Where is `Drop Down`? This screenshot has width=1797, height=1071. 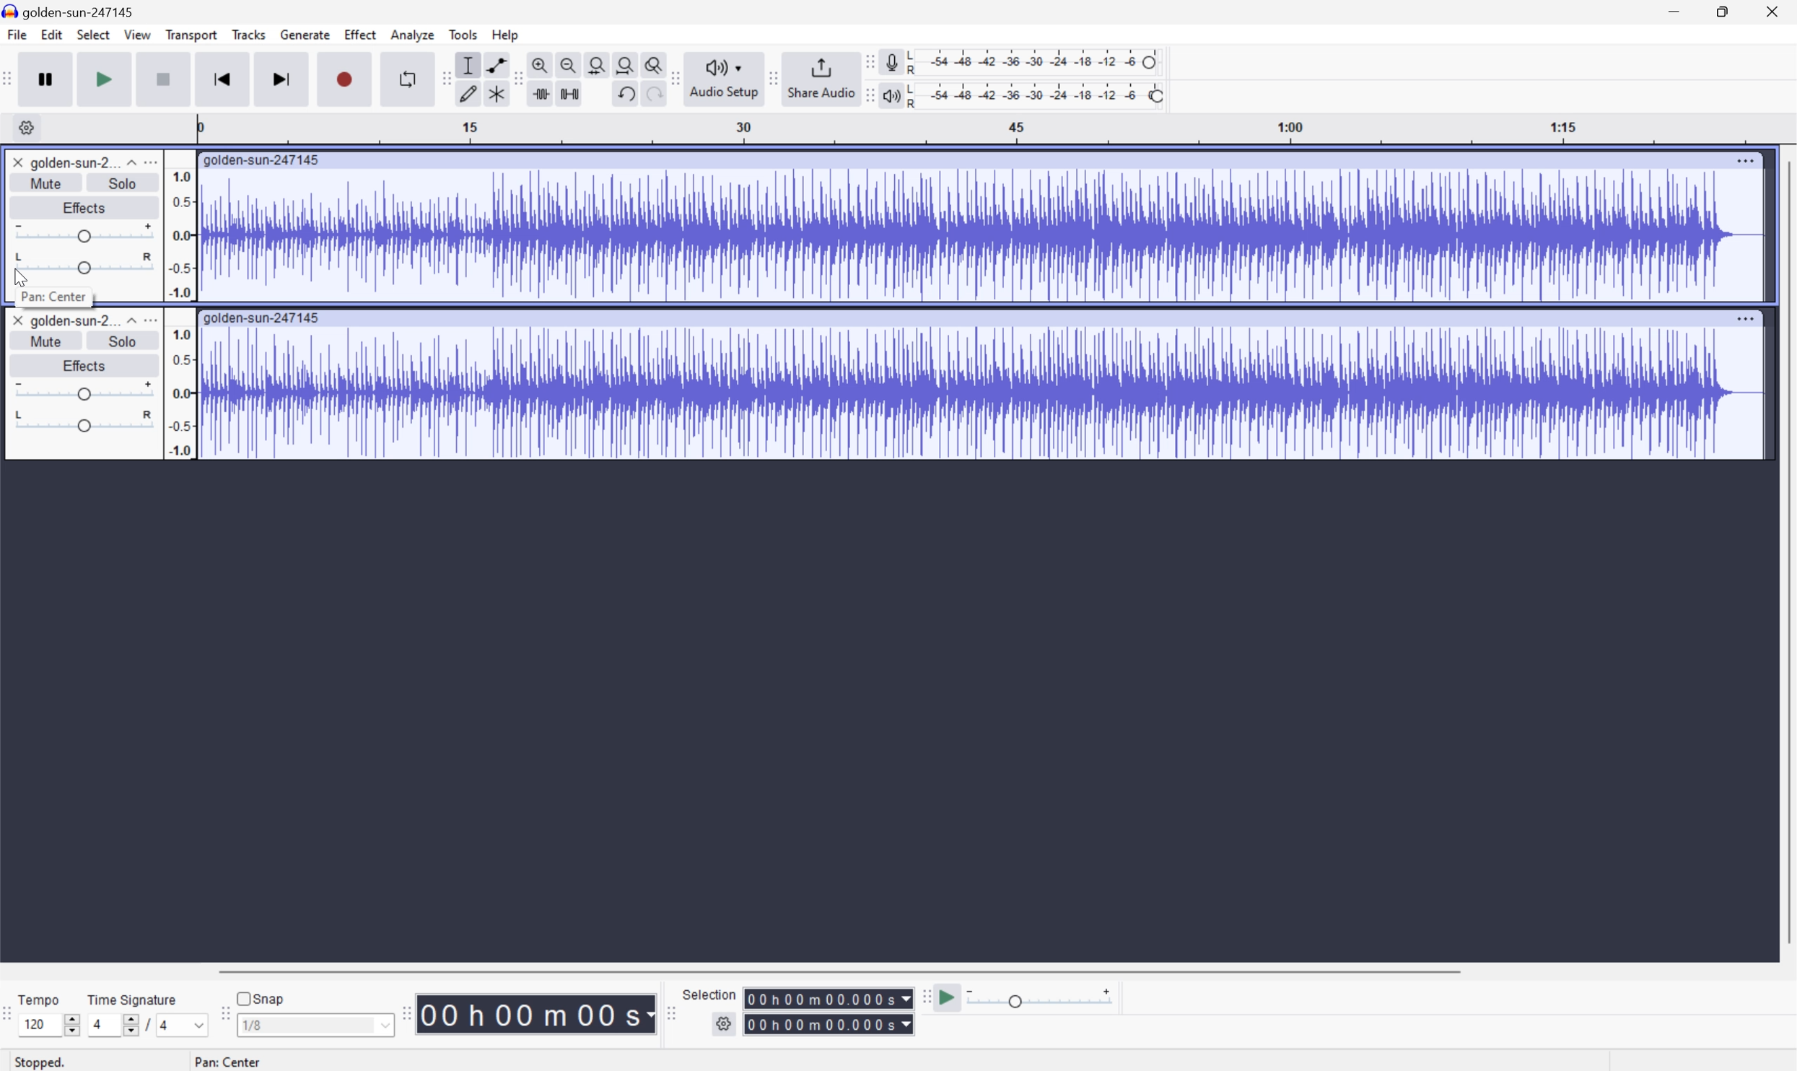
Drop Down is located at coordinates (199, 1023).